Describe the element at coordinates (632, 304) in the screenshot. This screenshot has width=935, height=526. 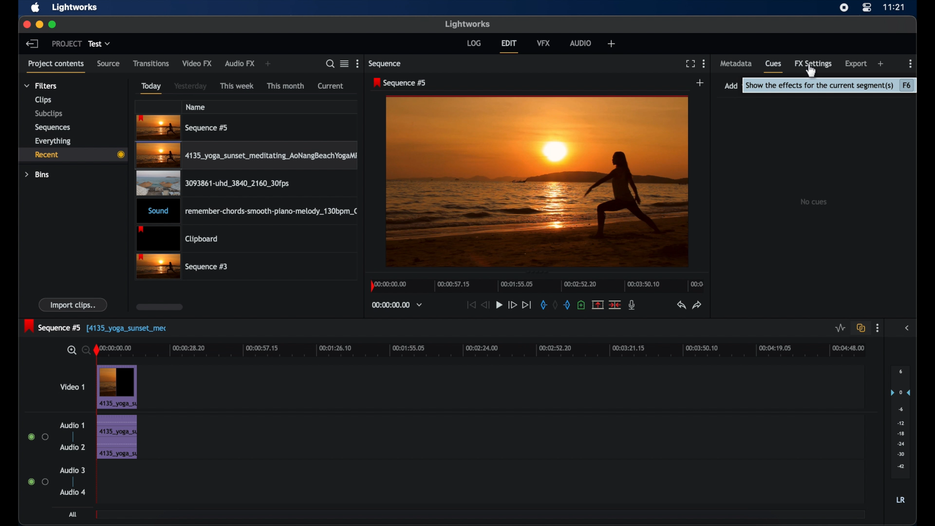
I see `mic` at that location.